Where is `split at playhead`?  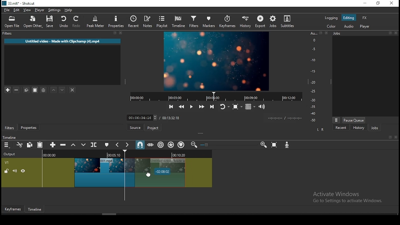
split at playhead is located at coordinates (135, 22).